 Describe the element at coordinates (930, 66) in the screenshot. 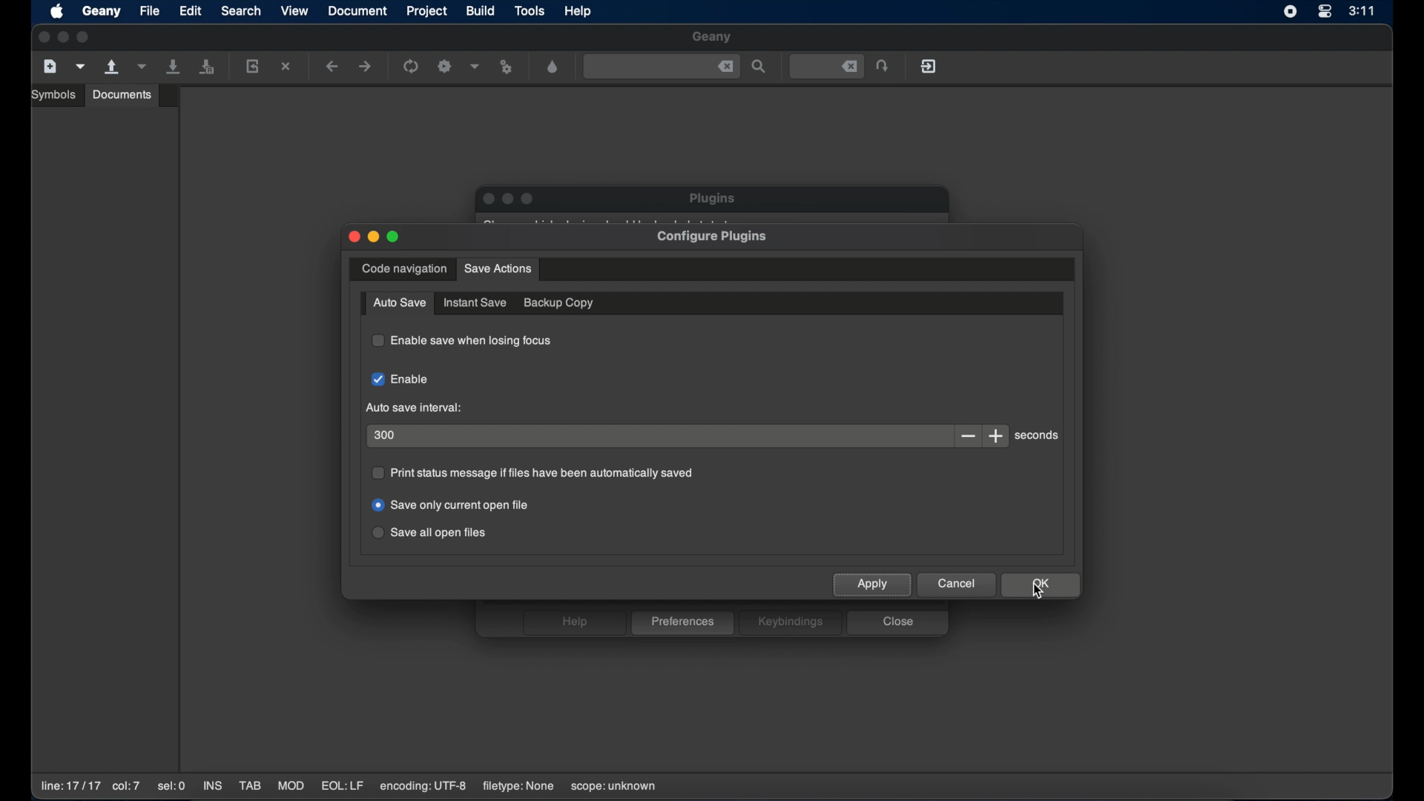

I see `quit geany` at that location.